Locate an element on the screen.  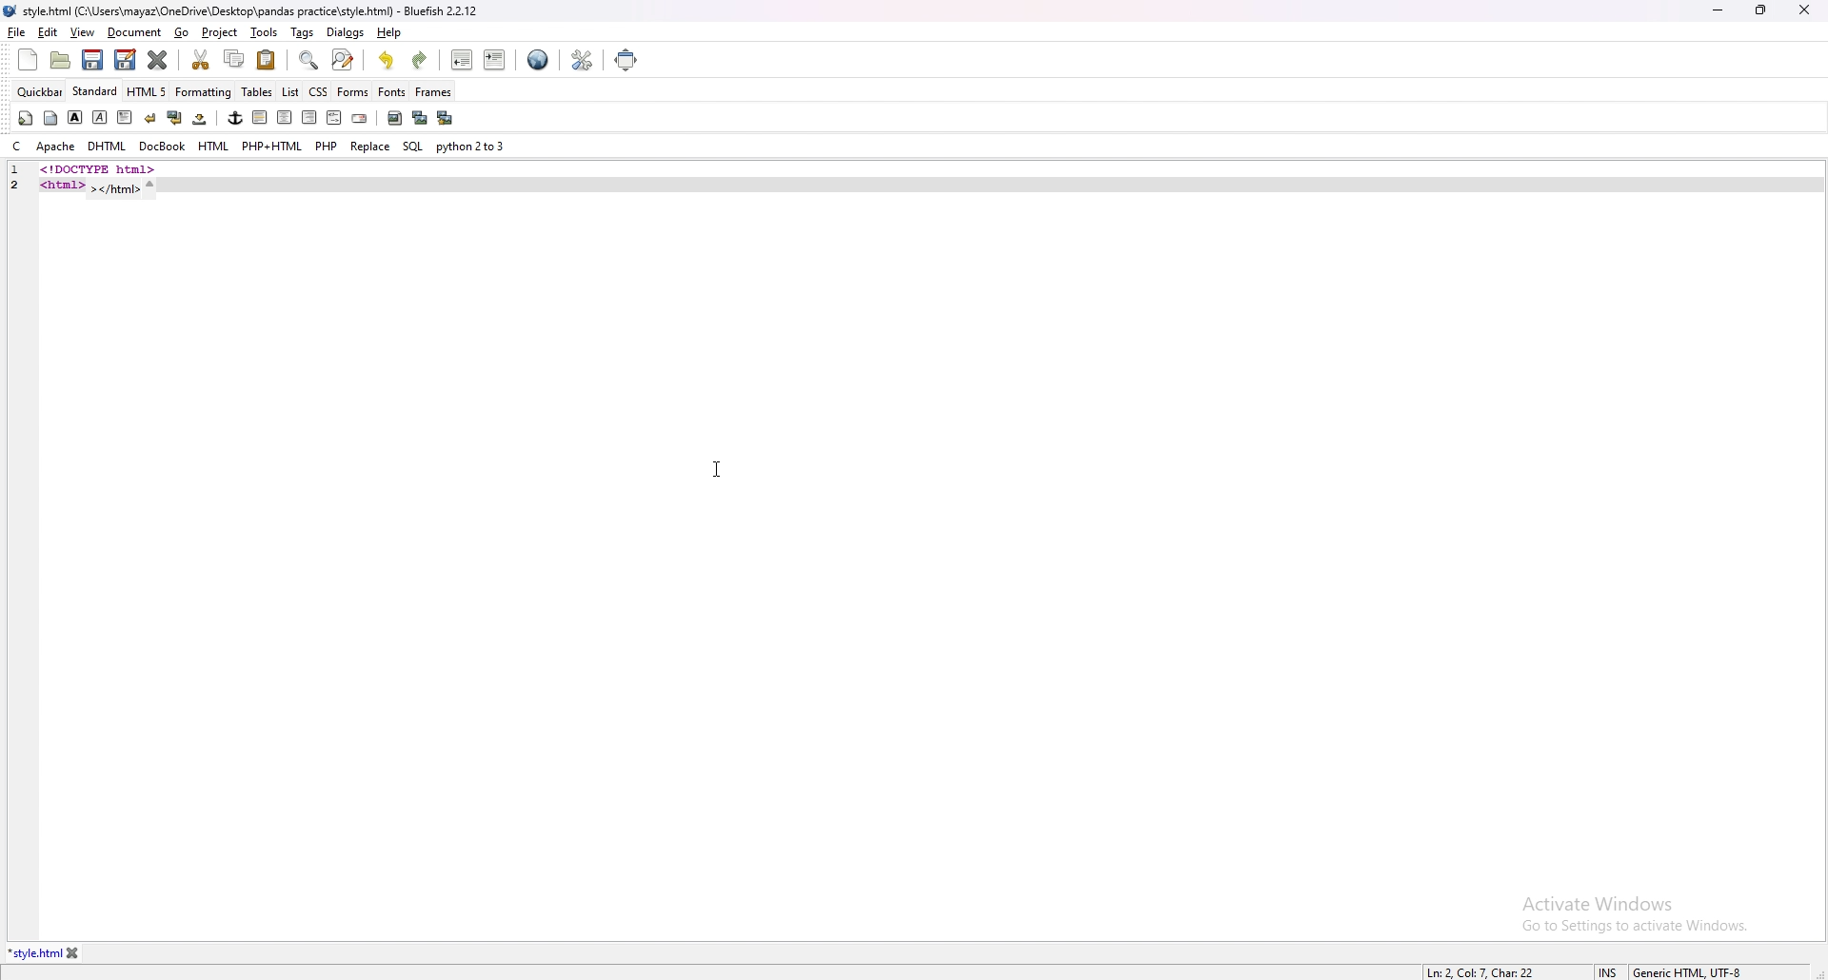
tags is located at coordinates (304, 32).